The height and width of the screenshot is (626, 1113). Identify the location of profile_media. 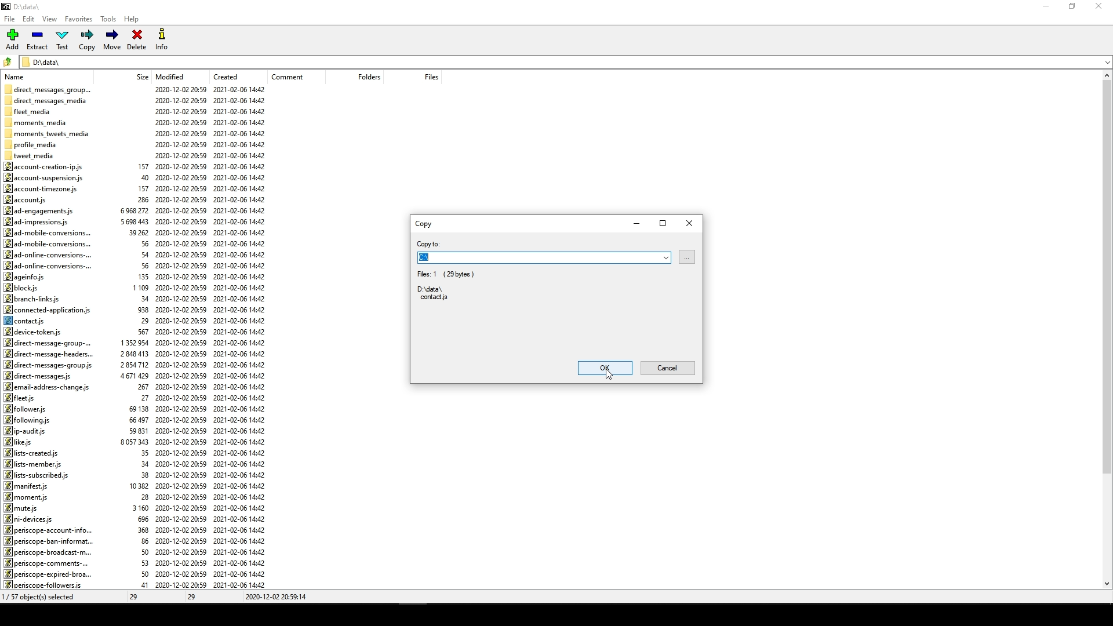
(32, 145).